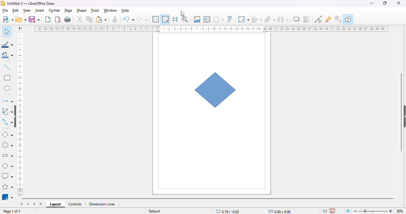  What do you see at coordinates (175, 19) in the screenshot?
I see `helplines while moving` at bounding box center [175, 19].